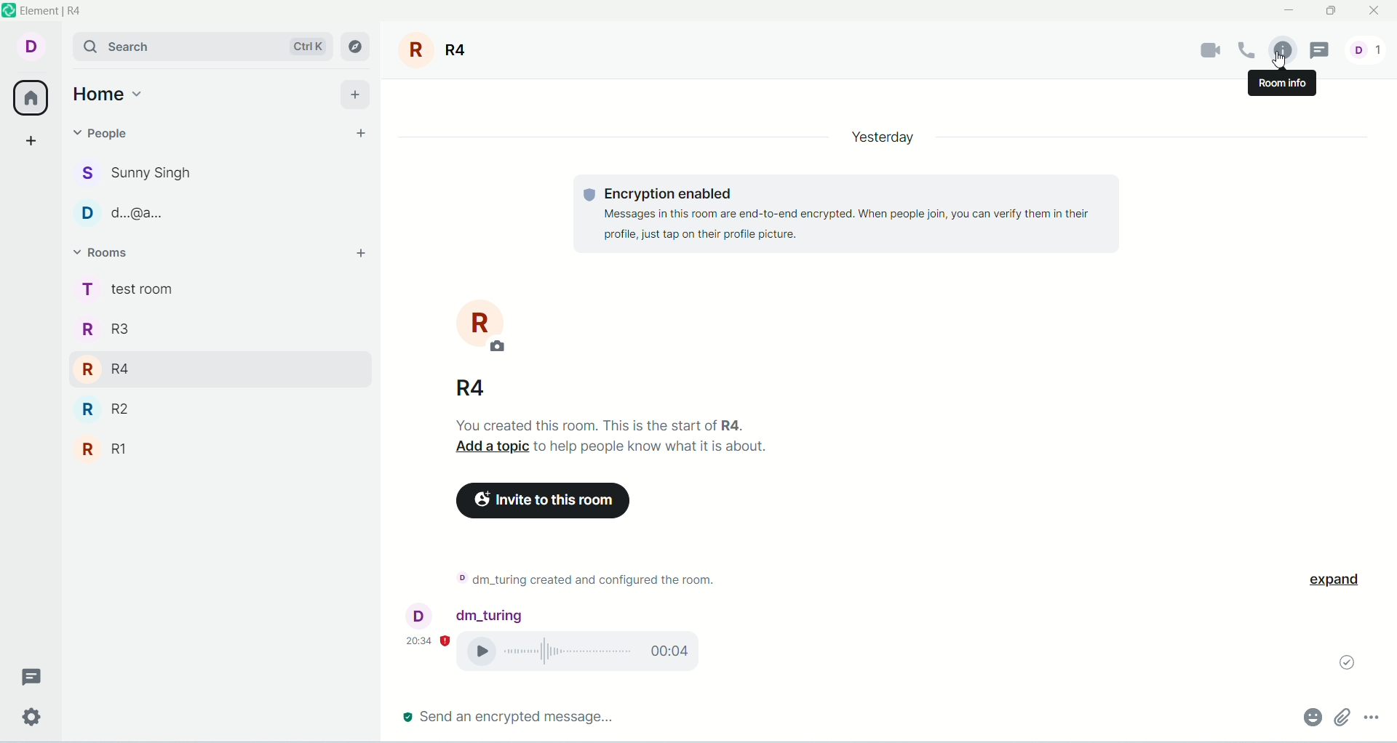 Image resolution: width=1397 pixels, height=743 pixels. What do you see at coordinates (1291, 12) in the screenshot?
I see `minimize` at bounding box center [1291, 12].